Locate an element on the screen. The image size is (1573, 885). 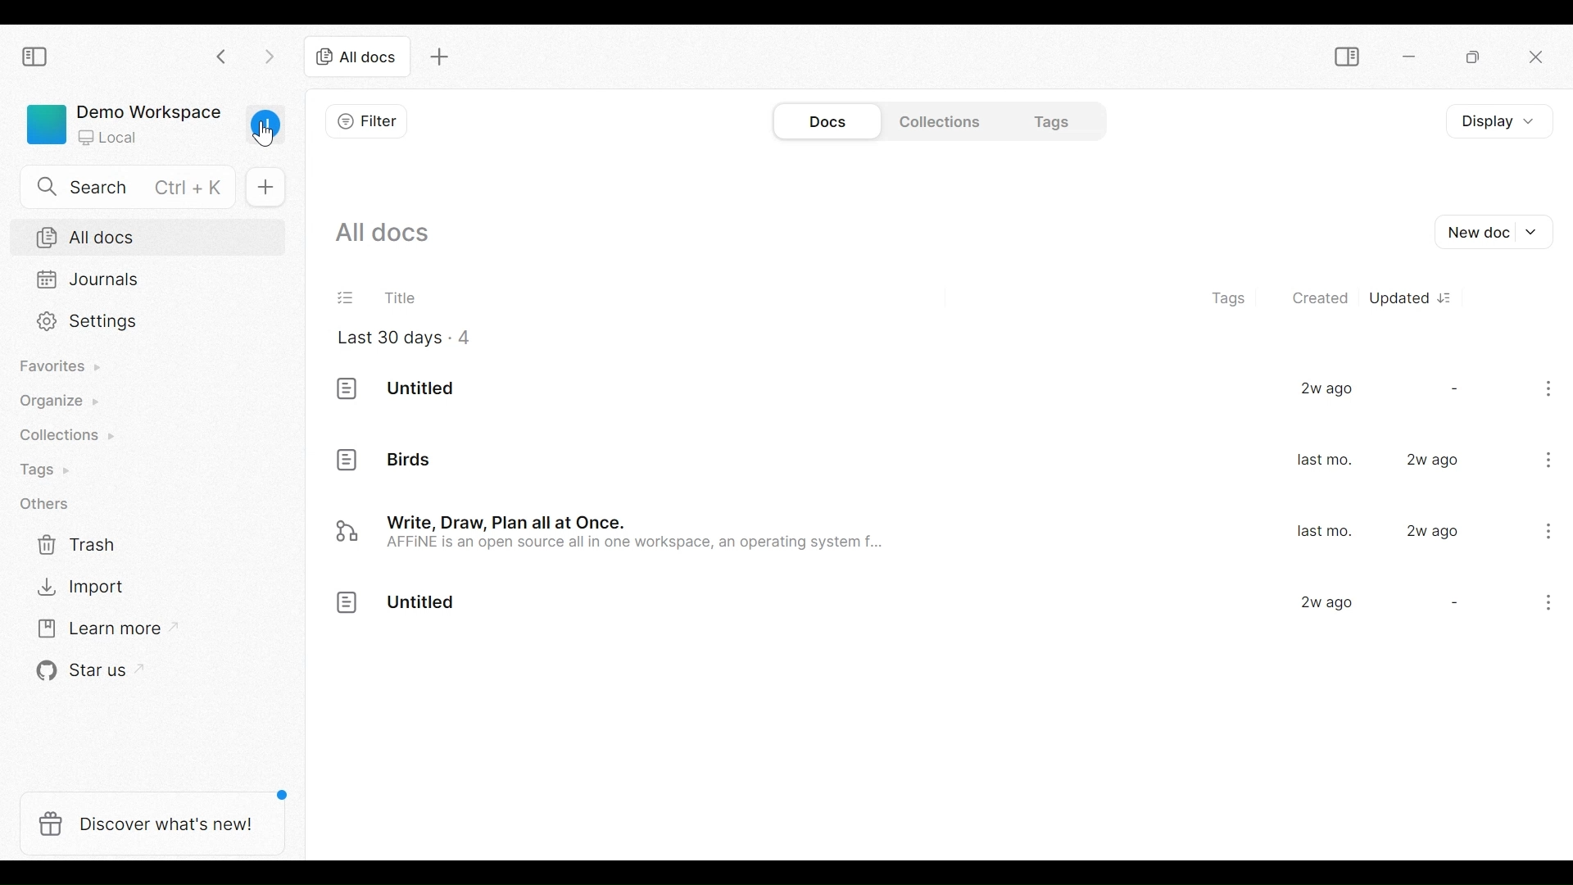
Untitled is located at coordinates (423, 605).